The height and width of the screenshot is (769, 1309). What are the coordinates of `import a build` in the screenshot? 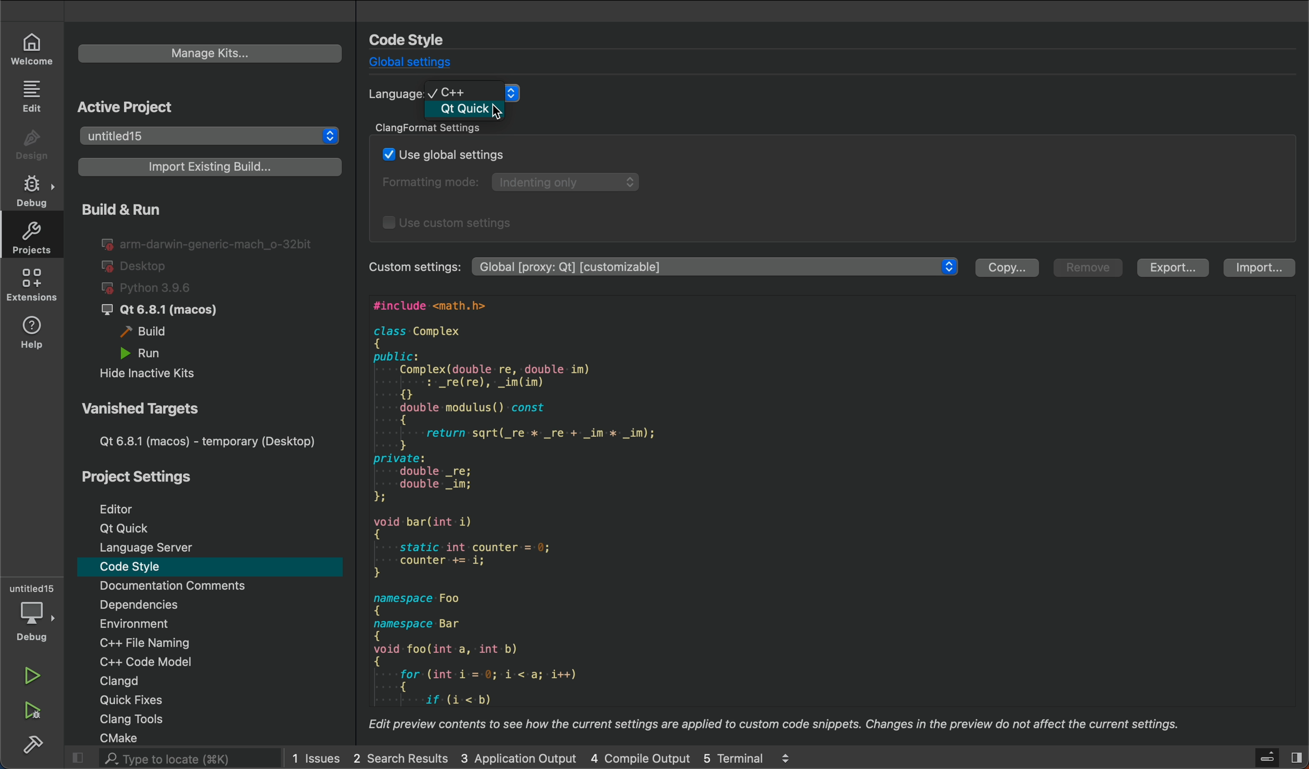 It's located at (206, 168).